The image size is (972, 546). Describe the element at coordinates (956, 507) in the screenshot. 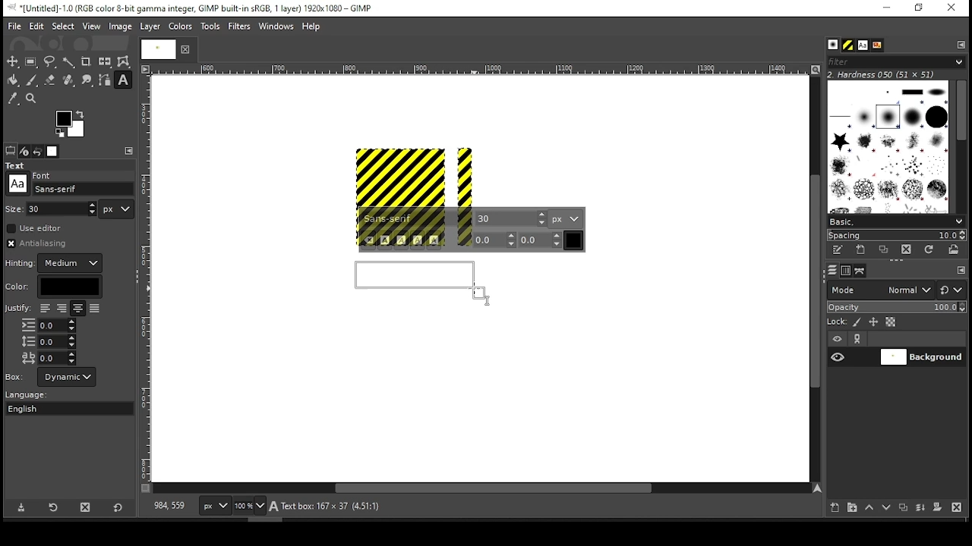

I see `delete layer` at that location.